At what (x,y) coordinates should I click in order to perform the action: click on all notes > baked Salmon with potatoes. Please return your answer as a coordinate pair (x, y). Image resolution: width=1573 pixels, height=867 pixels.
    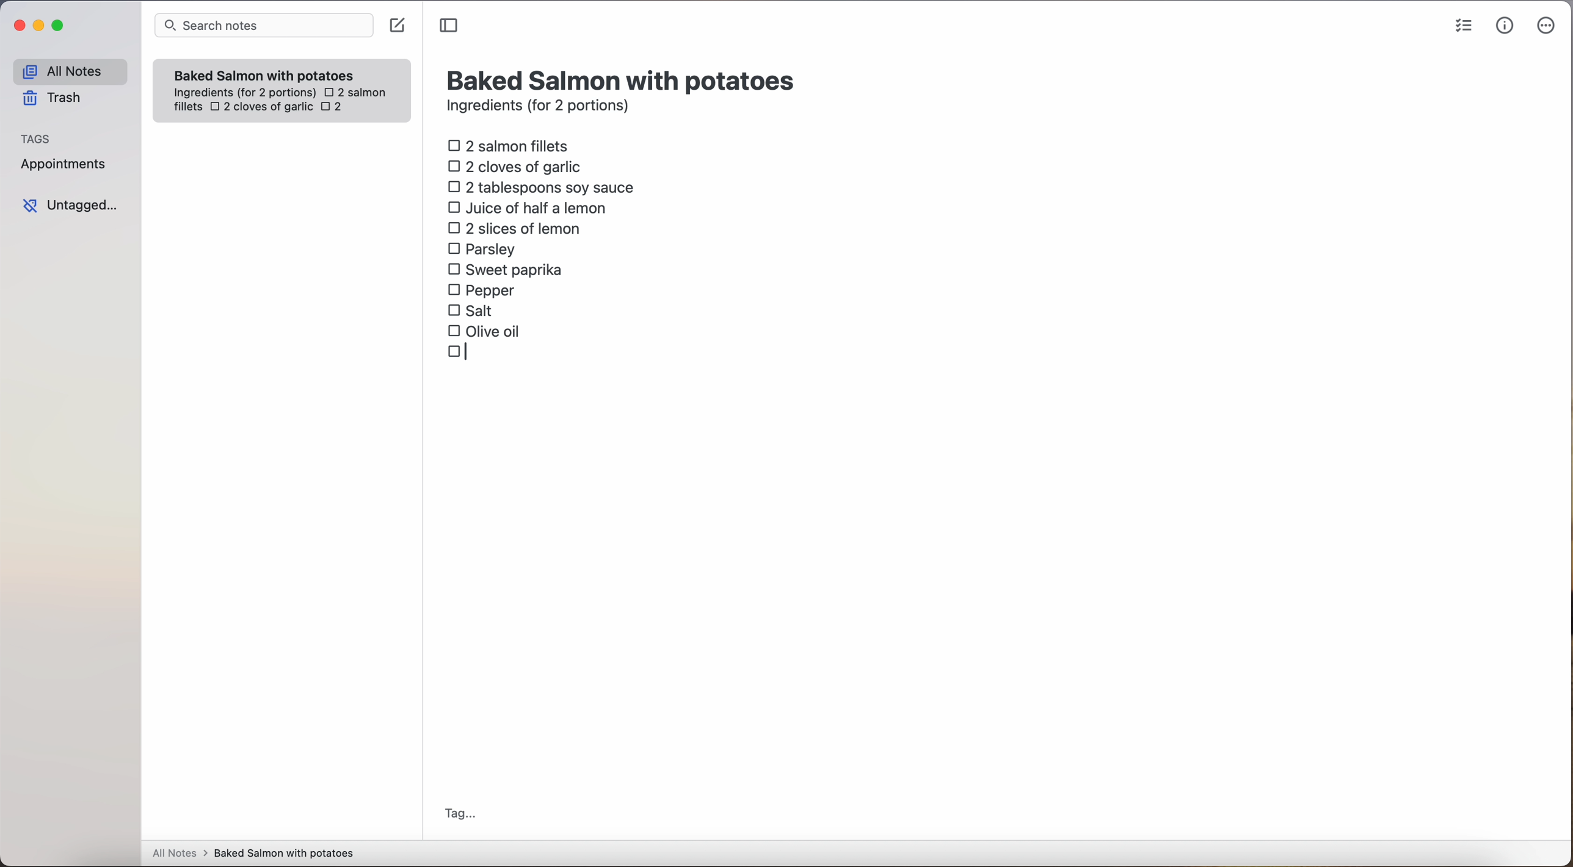
    Looking at the image, I should click on (253, 852).